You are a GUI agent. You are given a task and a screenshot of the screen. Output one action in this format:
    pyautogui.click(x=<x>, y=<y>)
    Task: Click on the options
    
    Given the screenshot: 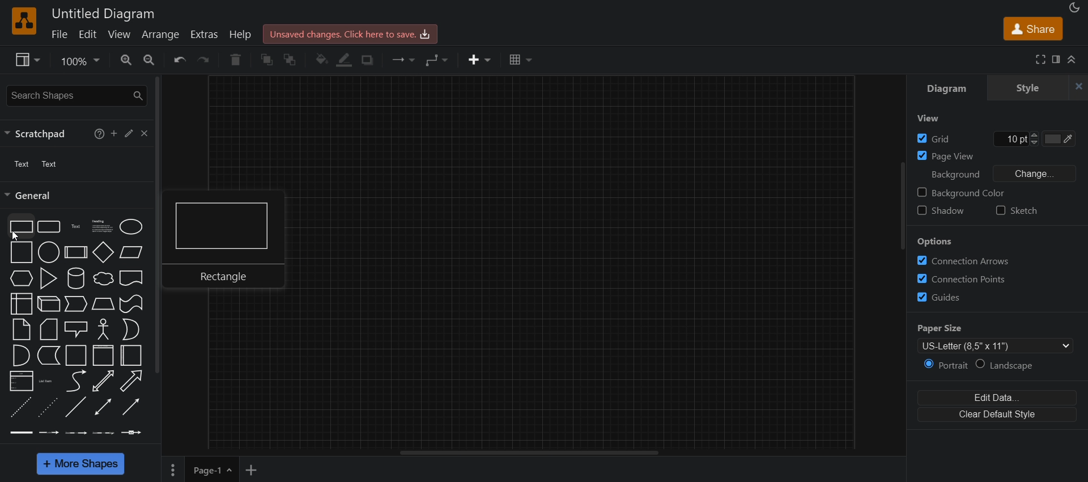 What is the action you would take?
    pyautogui.click(x=172, y=470)
    